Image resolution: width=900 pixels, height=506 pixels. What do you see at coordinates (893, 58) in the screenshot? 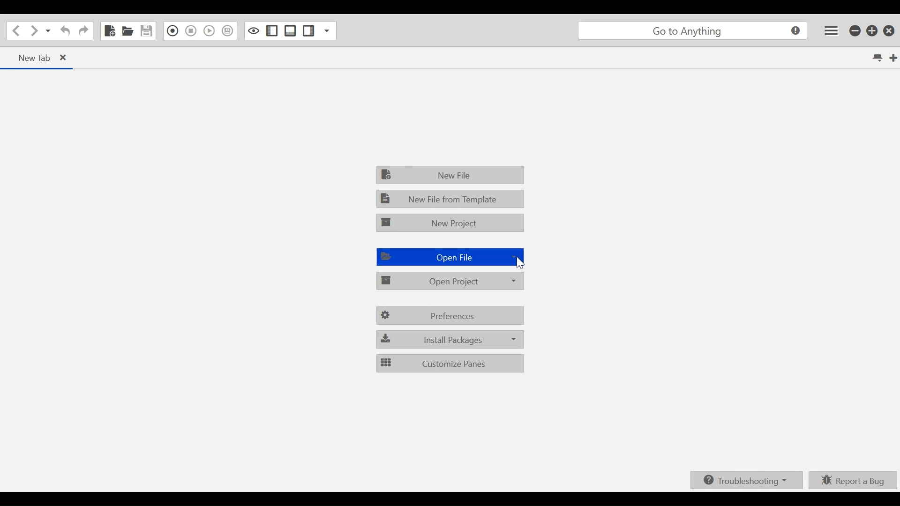
I see `New Tab` at bounding box center [893, 58].